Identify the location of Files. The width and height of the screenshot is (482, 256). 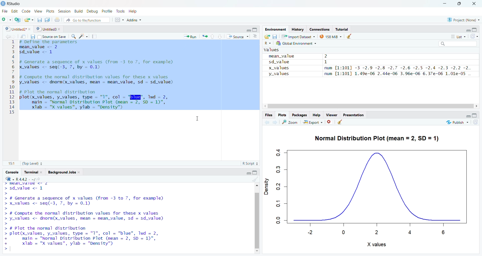
(268, 115).